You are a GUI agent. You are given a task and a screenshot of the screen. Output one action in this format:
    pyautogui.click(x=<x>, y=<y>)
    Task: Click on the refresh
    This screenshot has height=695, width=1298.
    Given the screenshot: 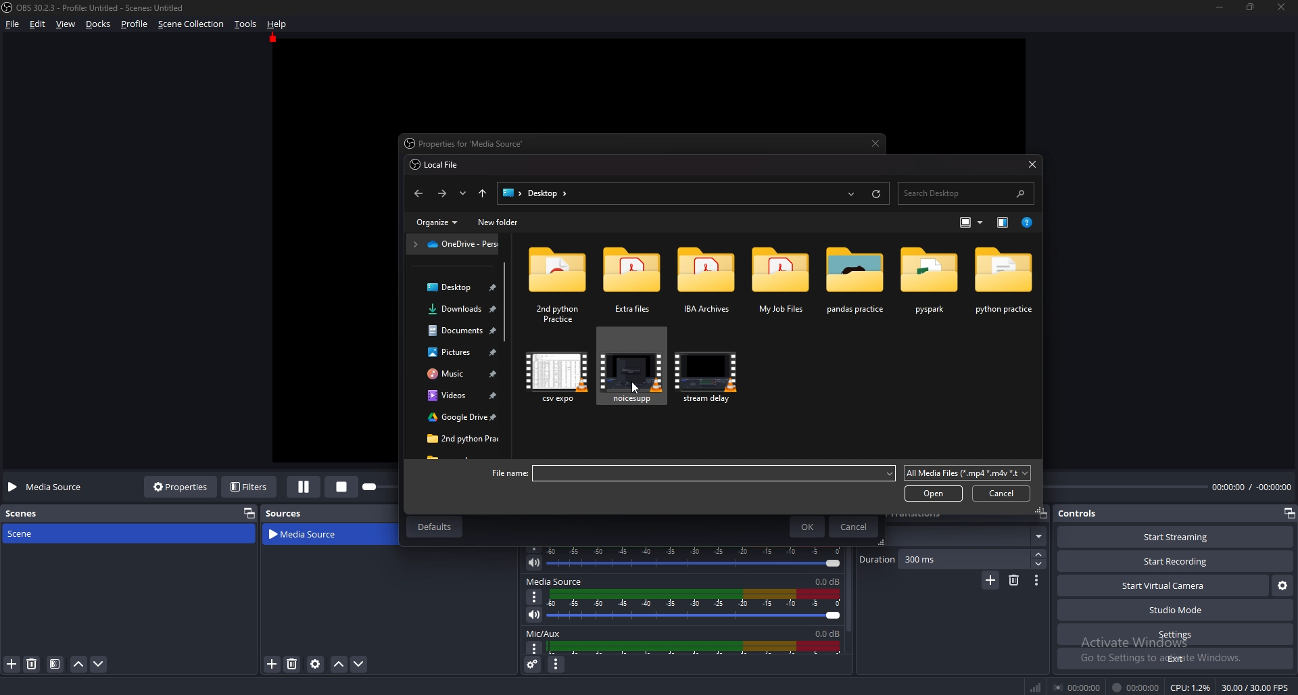 What is the action you would take?
    pyautogui.click(x=876, y=193)
    